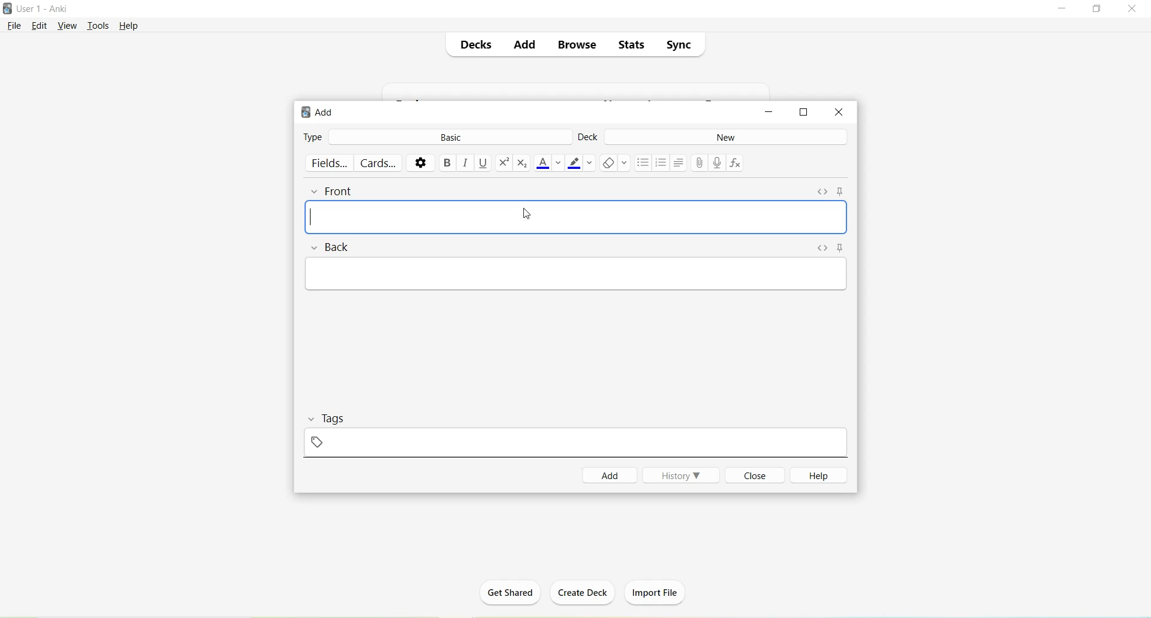 Image resolution: width=1151 pixels, height=618 pixels. Describe the element at coordinates (474, 44) in the screenshot. I see `Decks` at that location.